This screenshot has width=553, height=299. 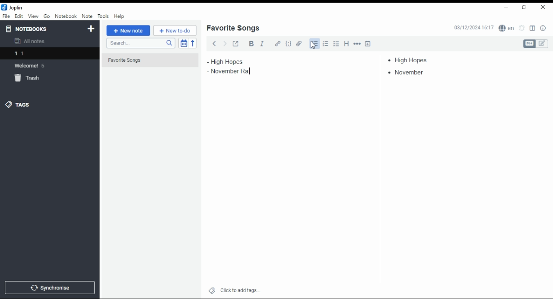 I want to click on click to add tags, so click(x=240, y=289).